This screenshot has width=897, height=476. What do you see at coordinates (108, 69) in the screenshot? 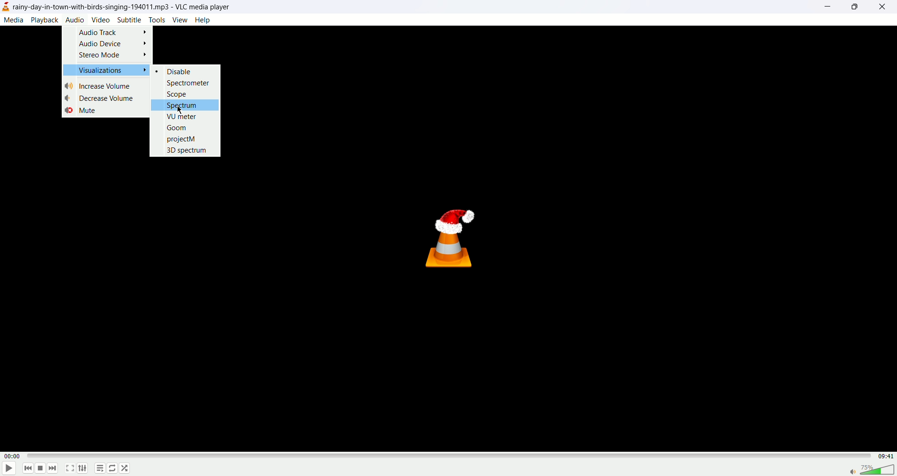
I see `visualization` at bounding box center [108, 69].